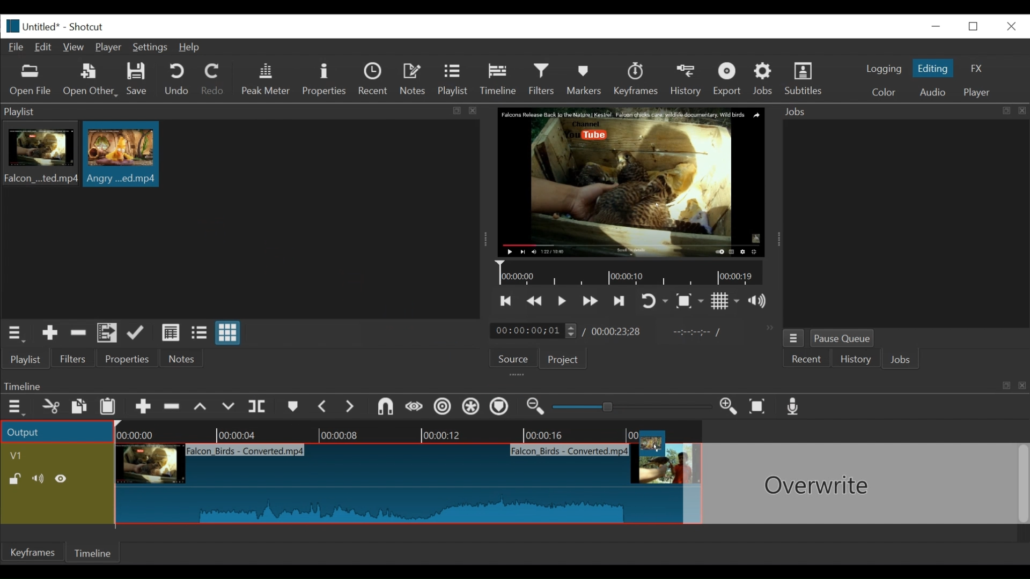 This screenshot has height=579, width=1030. I want to click on clip, so click(39, 155).